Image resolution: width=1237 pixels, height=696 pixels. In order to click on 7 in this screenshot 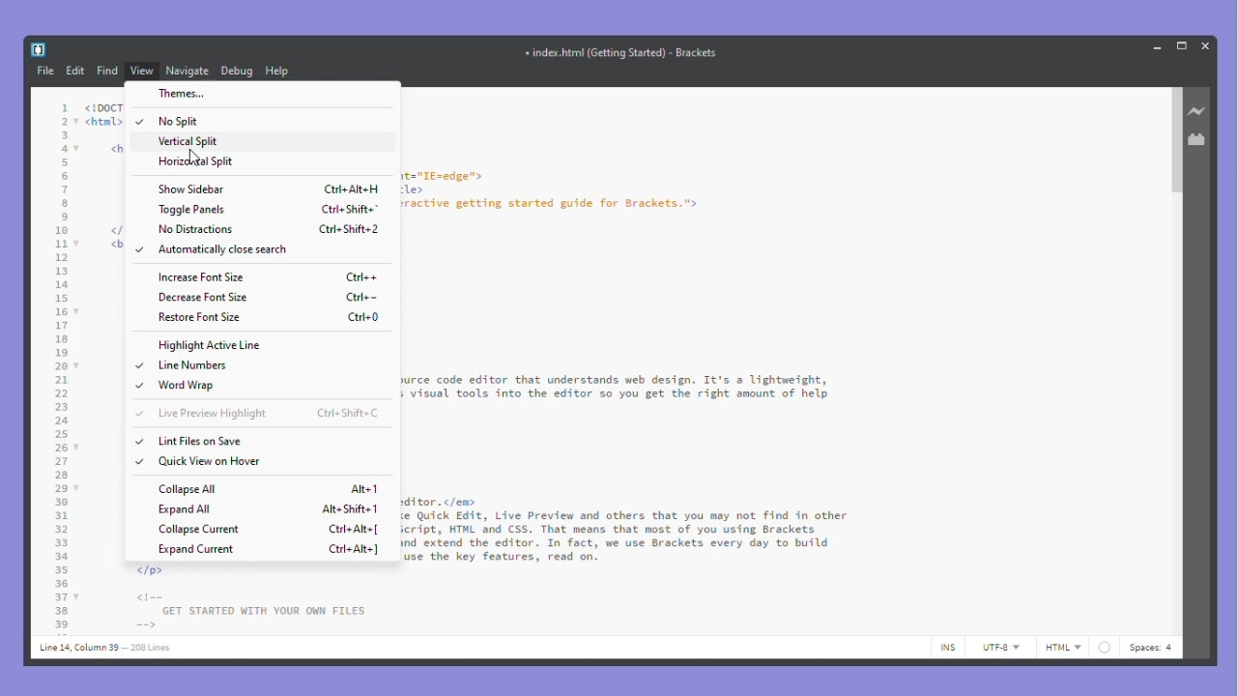, I will do `click(66, 189)`.